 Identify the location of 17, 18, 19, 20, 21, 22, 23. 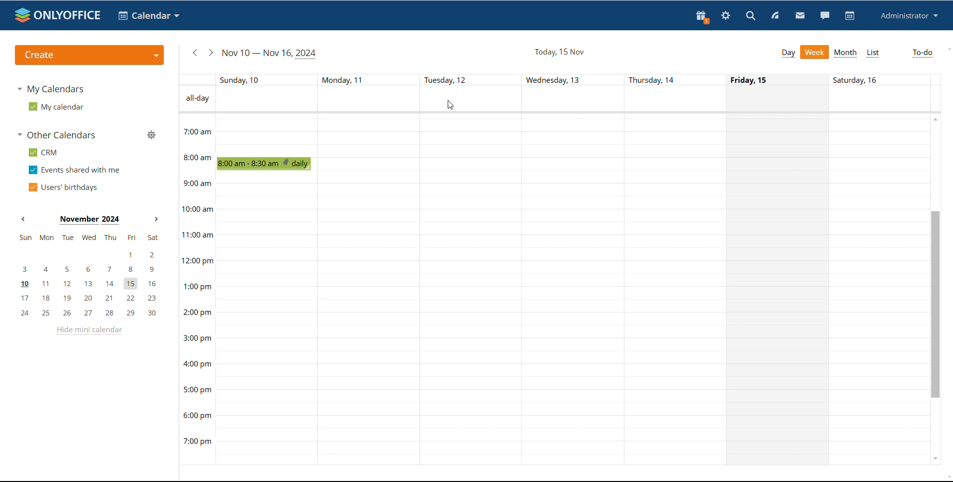
(92, 298).